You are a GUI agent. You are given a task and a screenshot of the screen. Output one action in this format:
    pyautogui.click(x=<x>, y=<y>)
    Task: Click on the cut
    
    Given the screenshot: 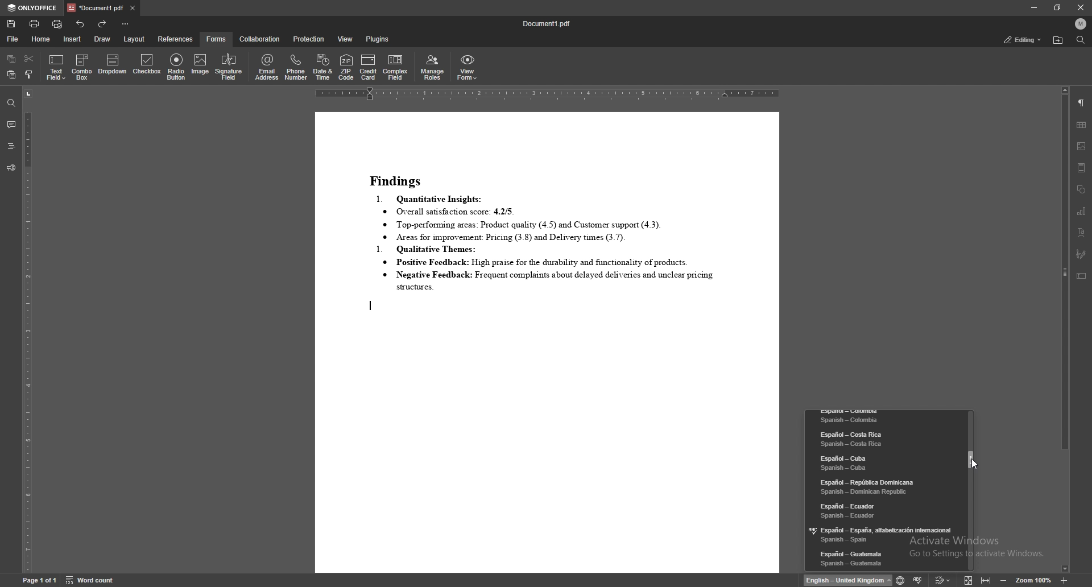 What is the action you would take?
    pyautogui.click(x=30, y=59)
    